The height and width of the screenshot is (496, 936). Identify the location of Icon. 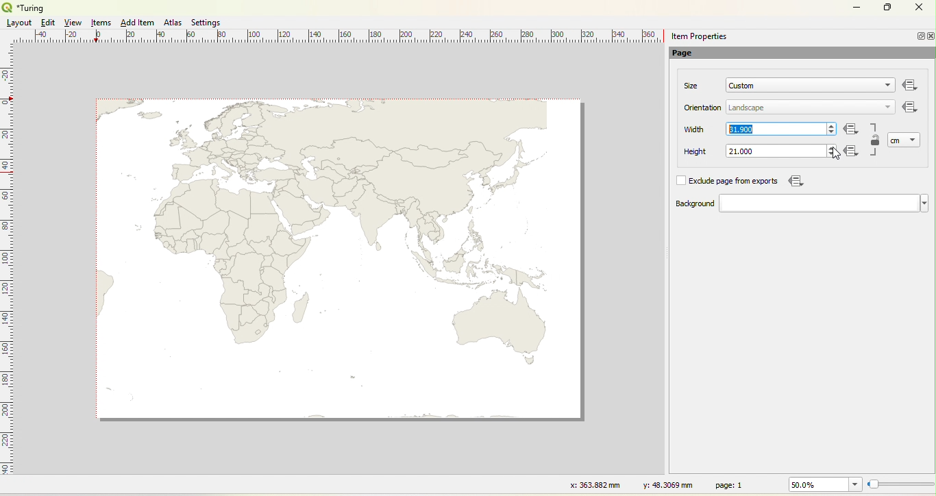
(911, 108).